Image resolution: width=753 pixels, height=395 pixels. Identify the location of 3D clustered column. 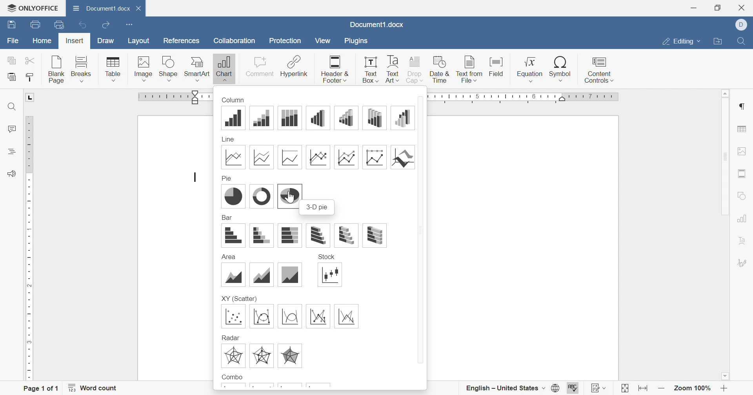
(318, 118).